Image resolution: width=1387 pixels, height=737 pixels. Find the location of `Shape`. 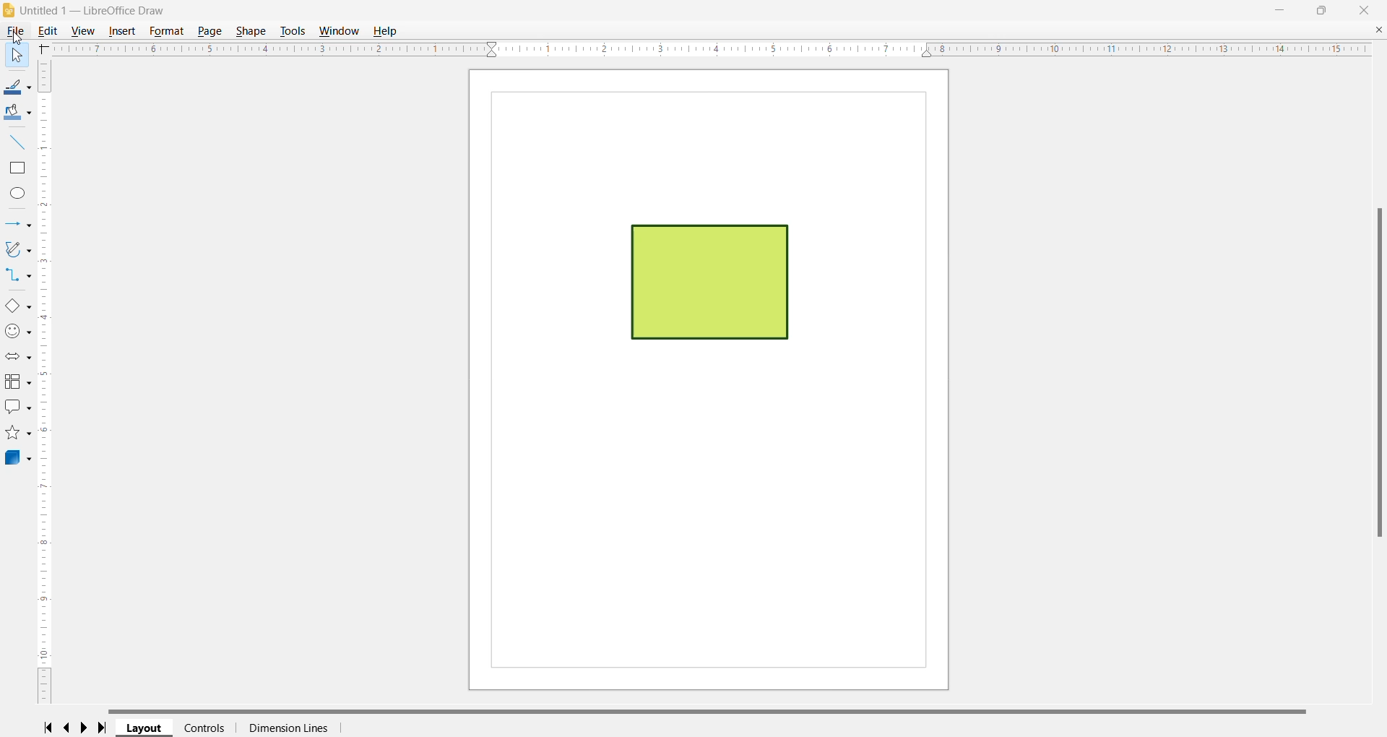

Shape is located at coordinates (251, 31).